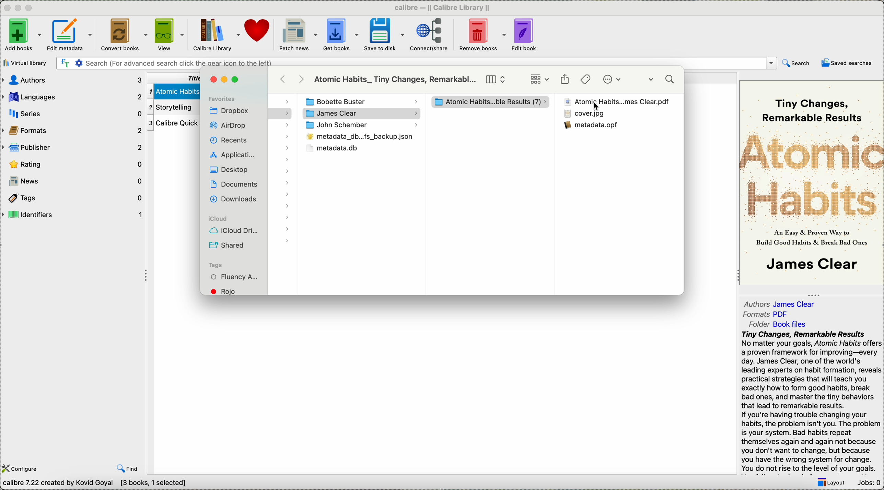 The image size is (884, 490). What do you see at coordinates (496, 80) in the screenshot?
I see `column list` at bounding box center [496, 80].